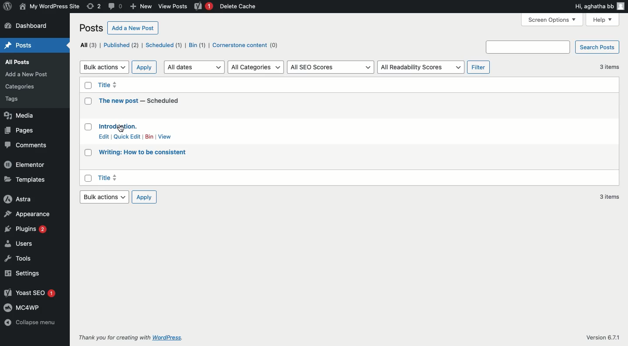 The image size is (628, 346). Describe the element at coordinates (150, 136) in the screenshot. I see `Bin` at that location.